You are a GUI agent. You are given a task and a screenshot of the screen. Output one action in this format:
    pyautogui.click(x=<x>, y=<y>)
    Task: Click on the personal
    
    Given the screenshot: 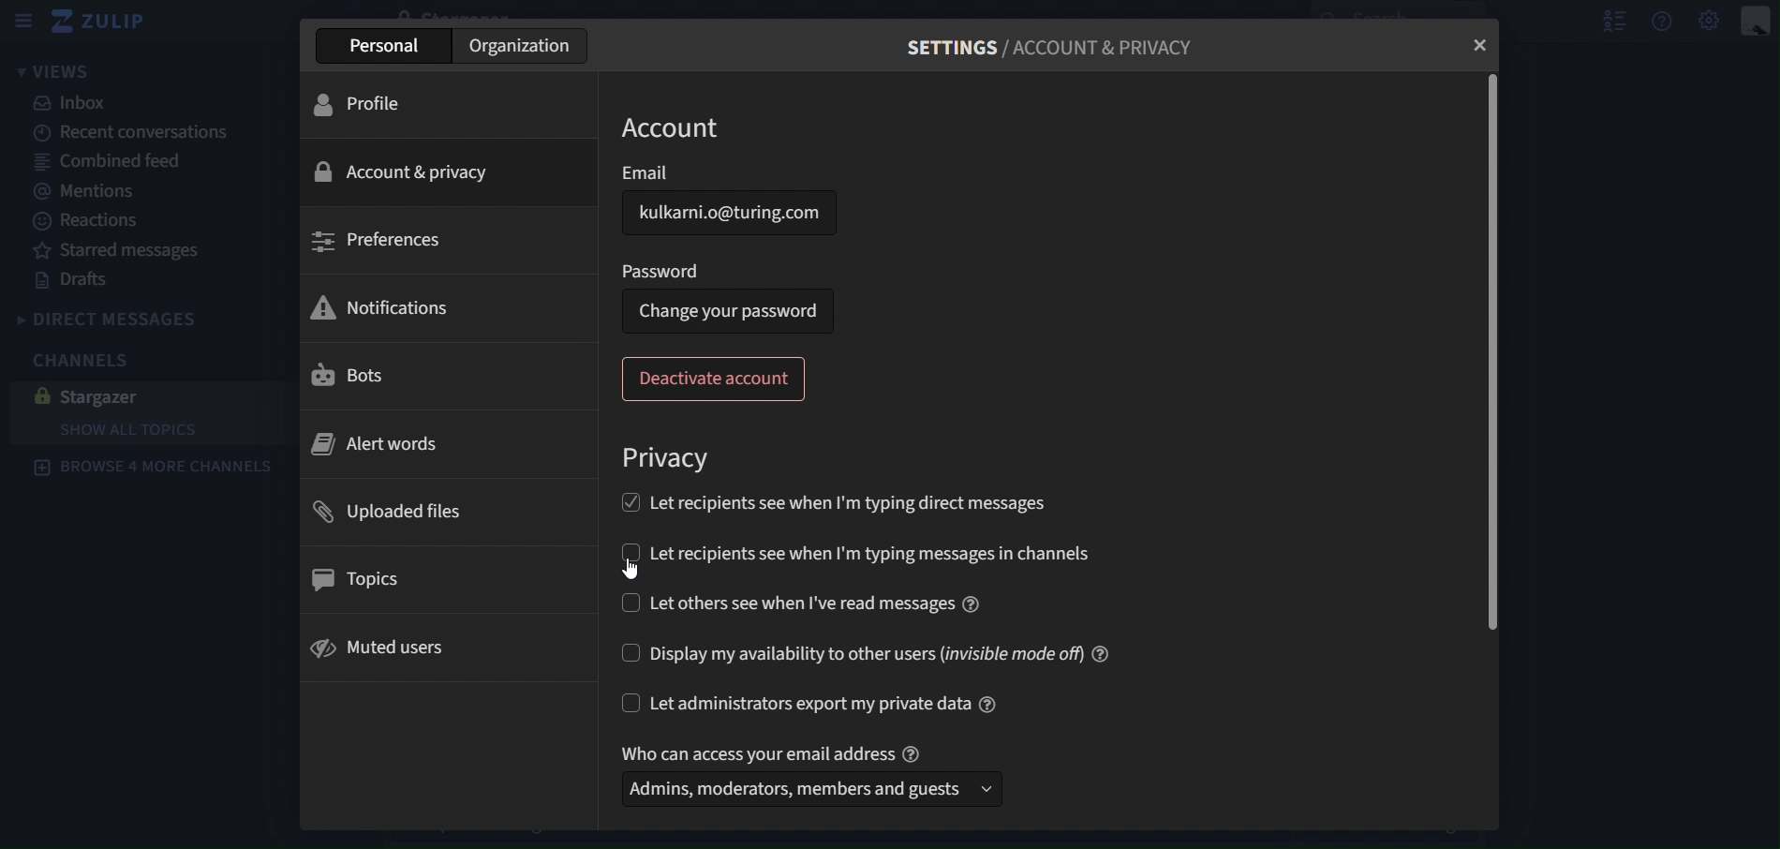 What is the action you would take?
    pyautogui.click(x=387, y=46)
    